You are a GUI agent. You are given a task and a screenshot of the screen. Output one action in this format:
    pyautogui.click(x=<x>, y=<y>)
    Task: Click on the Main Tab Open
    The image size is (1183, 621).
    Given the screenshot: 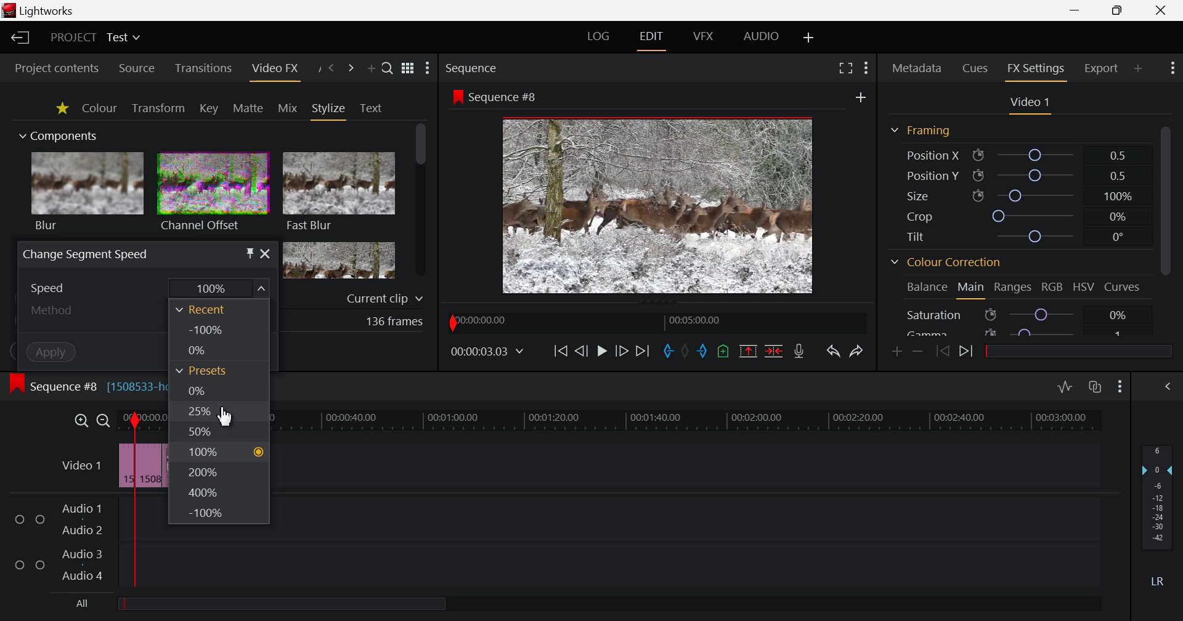 What is the action you would take?
    pyautogui.click(x=970, y=289)
    